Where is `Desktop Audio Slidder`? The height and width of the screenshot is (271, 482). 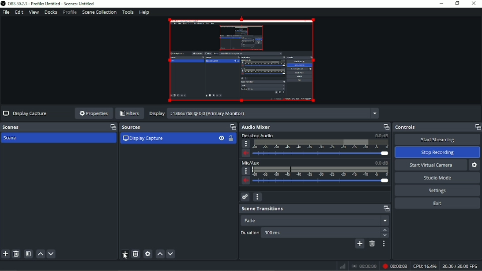
Desktop Audio Slidder is located at coordinates (313, 145).